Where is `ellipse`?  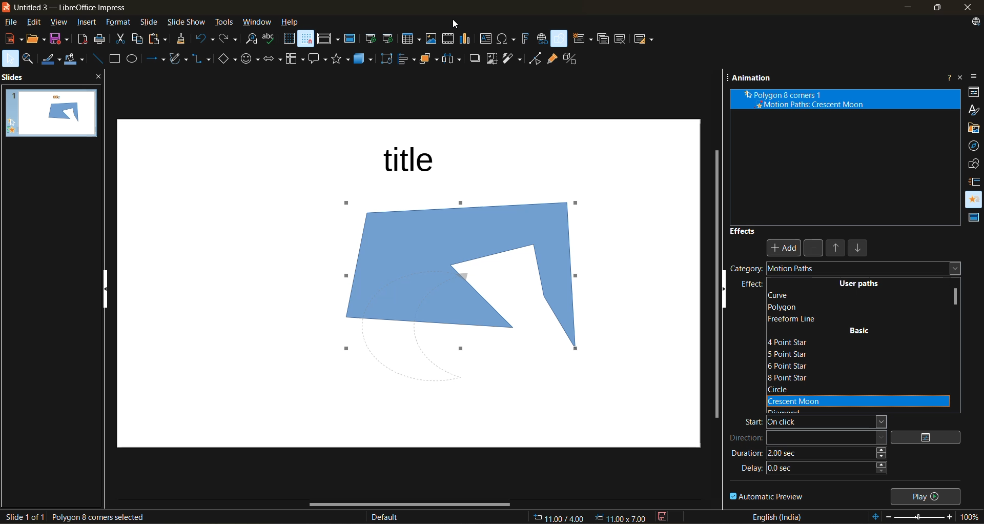
ellipse is located at coordinates (134, 59).